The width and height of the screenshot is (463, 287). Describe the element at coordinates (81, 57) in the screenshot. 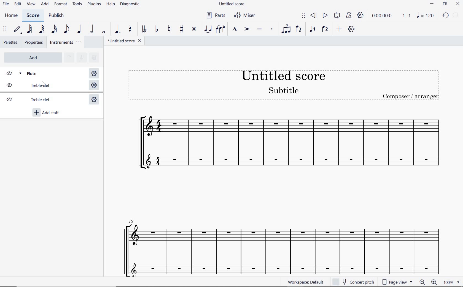

I see `MOVE SELECTED INSTRUMENT DOWN` at that location.